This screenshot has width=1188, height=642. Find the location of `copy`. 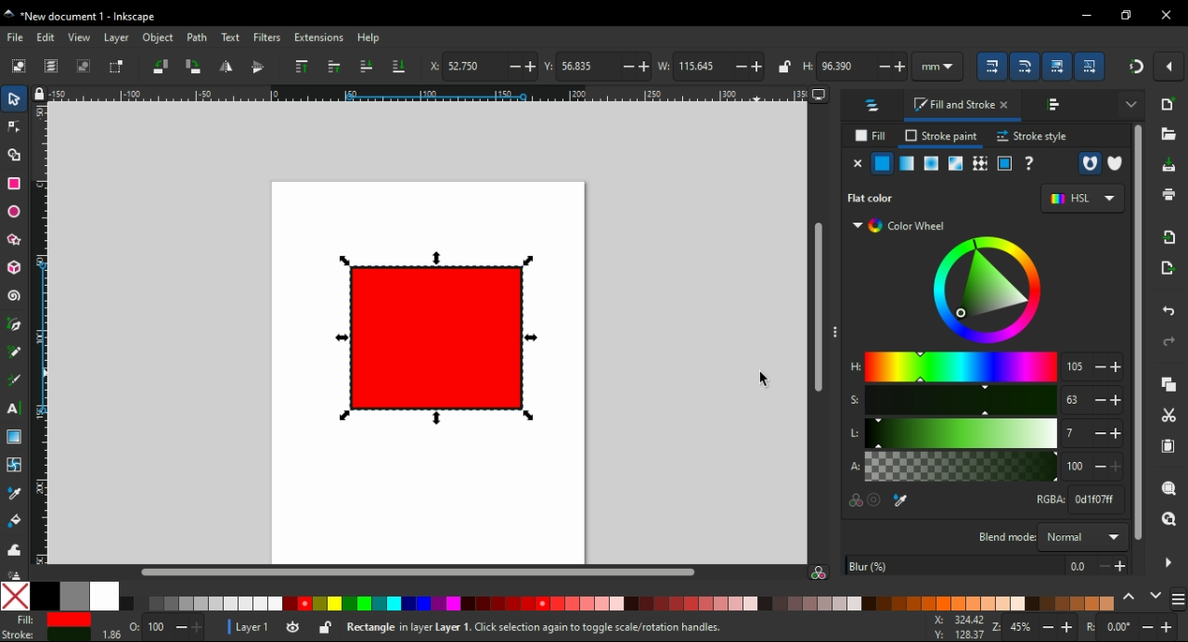

copy is located at coordinates (1166, 383).